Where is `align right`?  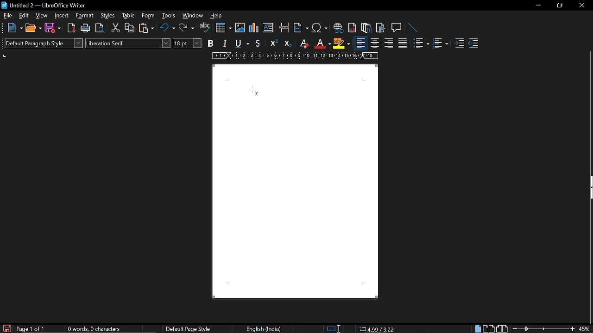
align right is located at coordinates (388, 44).